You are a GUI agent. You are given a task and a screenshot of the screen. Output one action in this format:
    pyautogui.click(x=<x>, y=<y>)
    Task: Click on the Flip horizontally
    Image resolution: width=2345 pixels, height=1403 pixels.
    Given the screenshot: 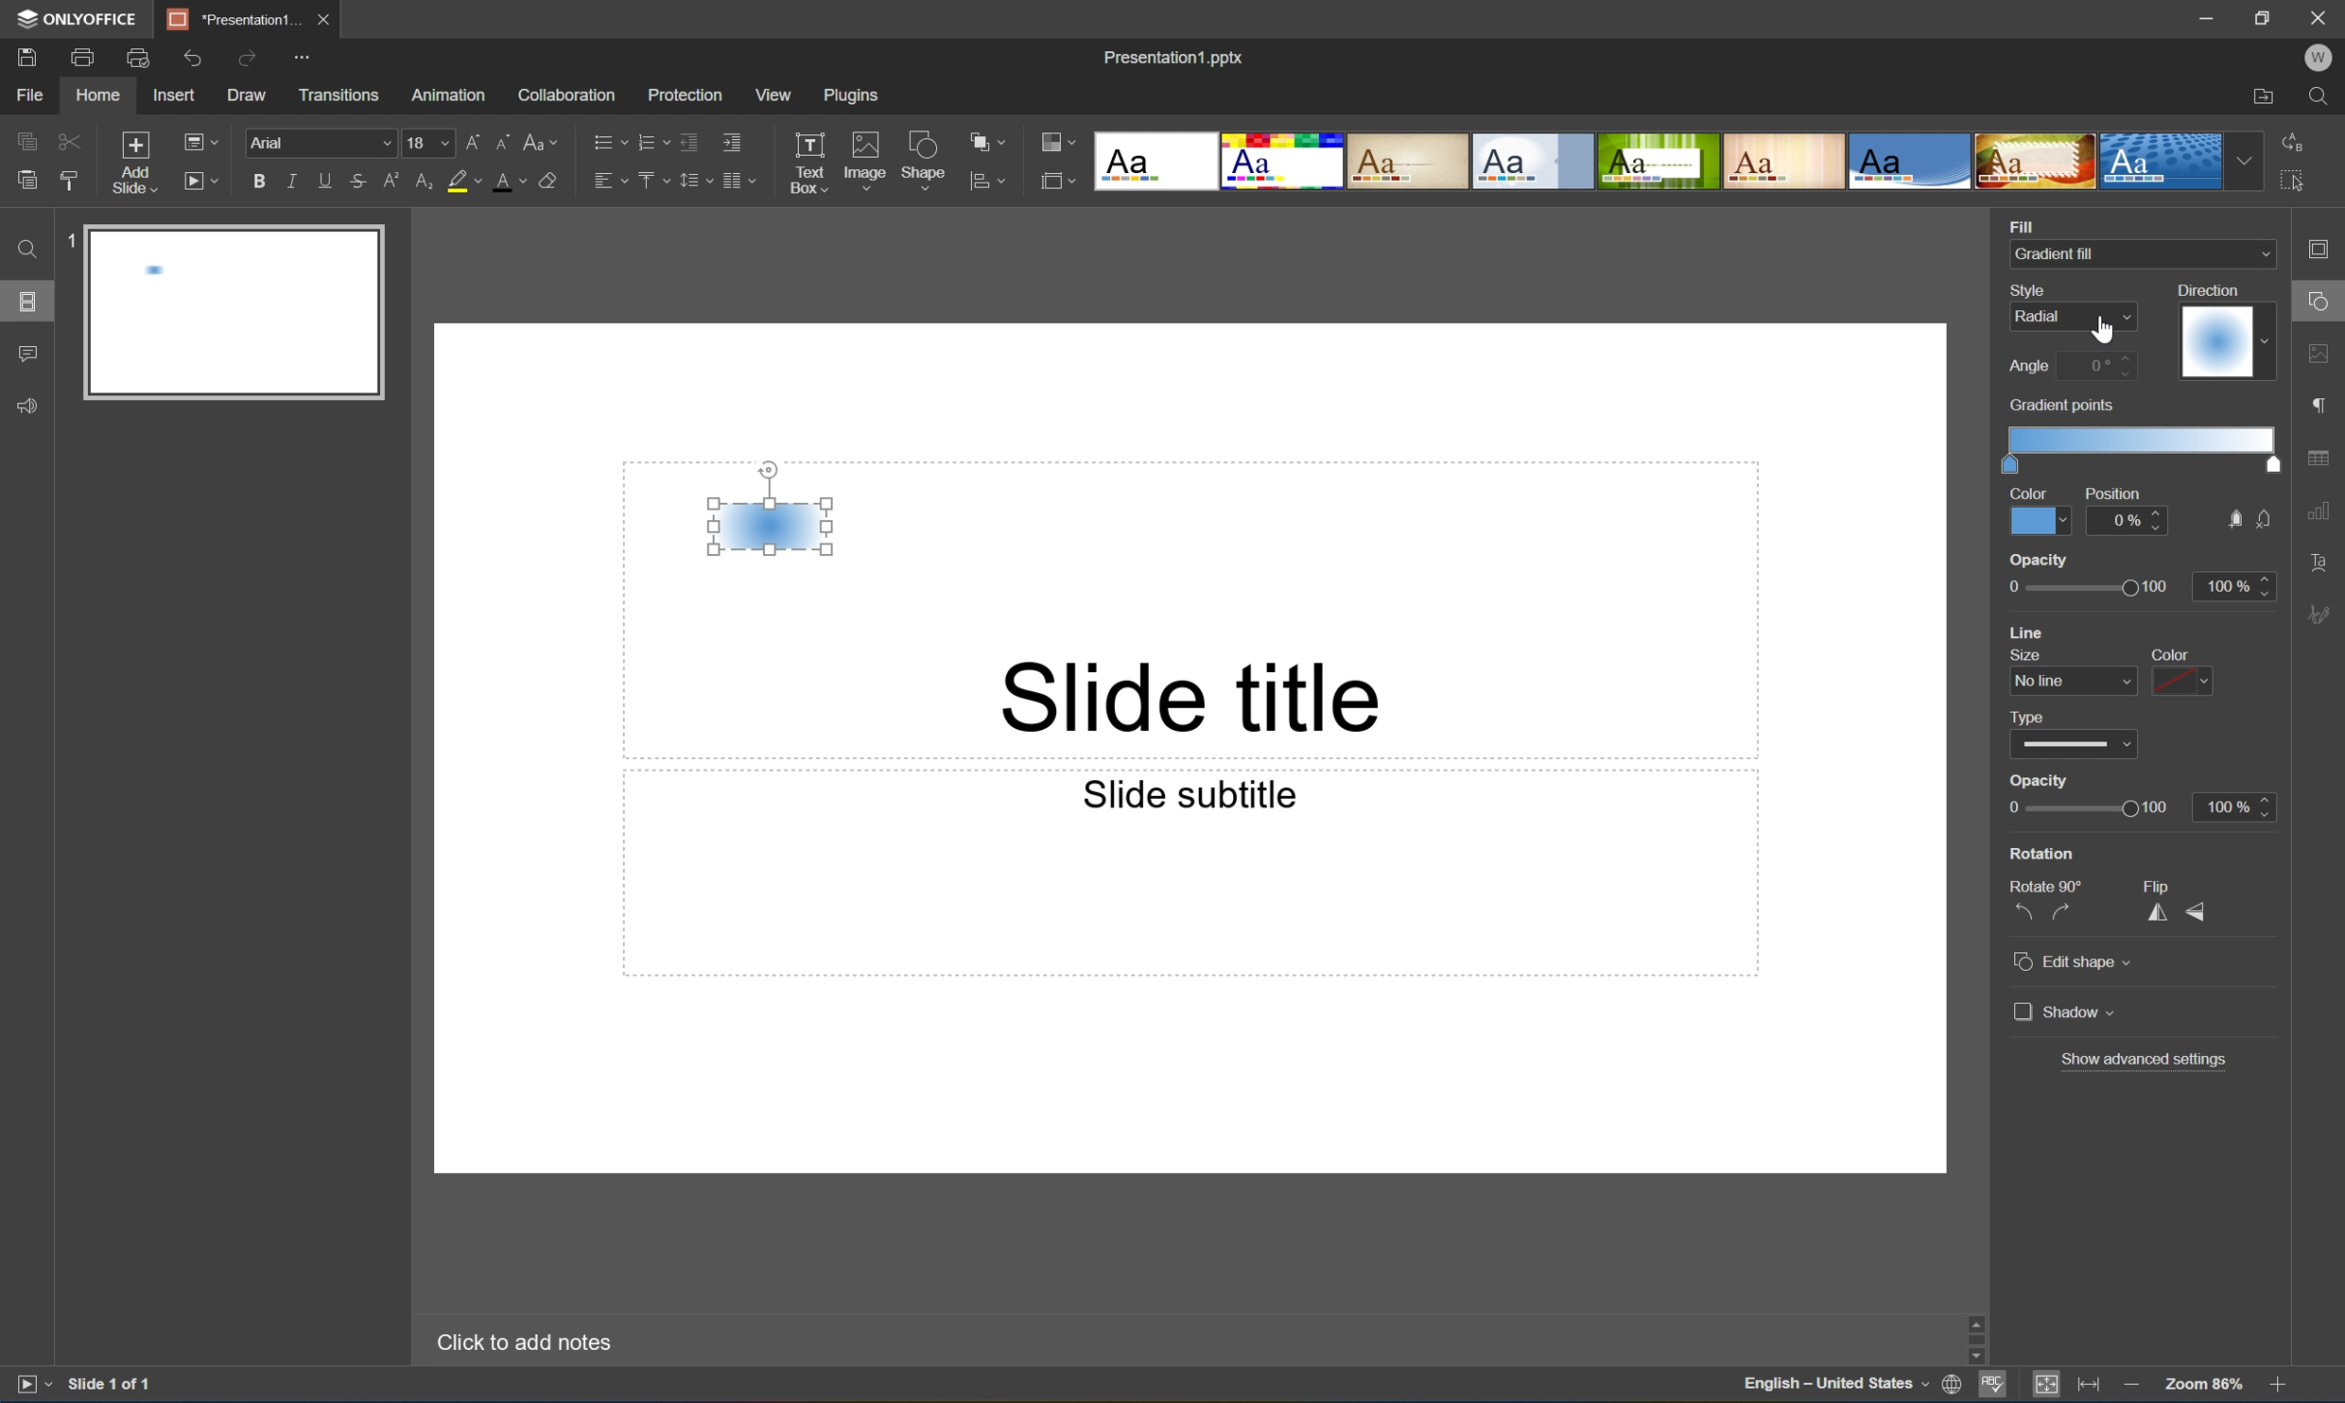 What is the action you would take?
    pyautogui.click(x=2159, y=915)
    